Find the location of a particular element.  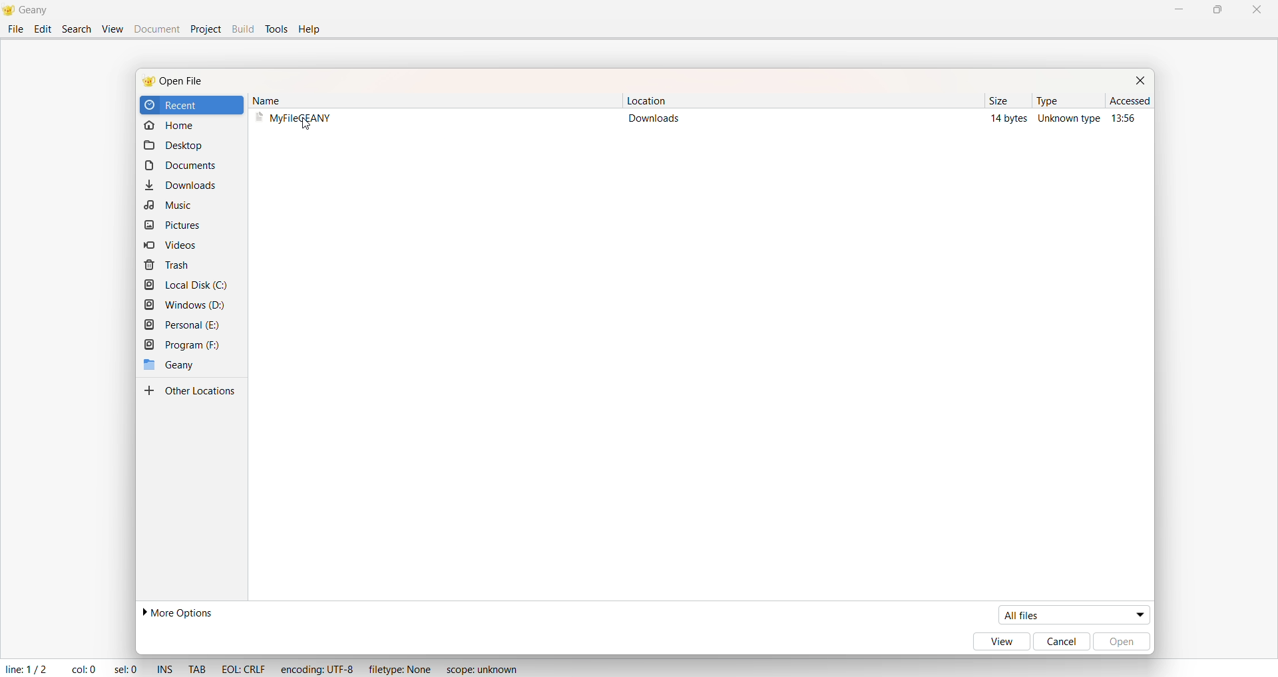

help is located at coordinates (313, 29).